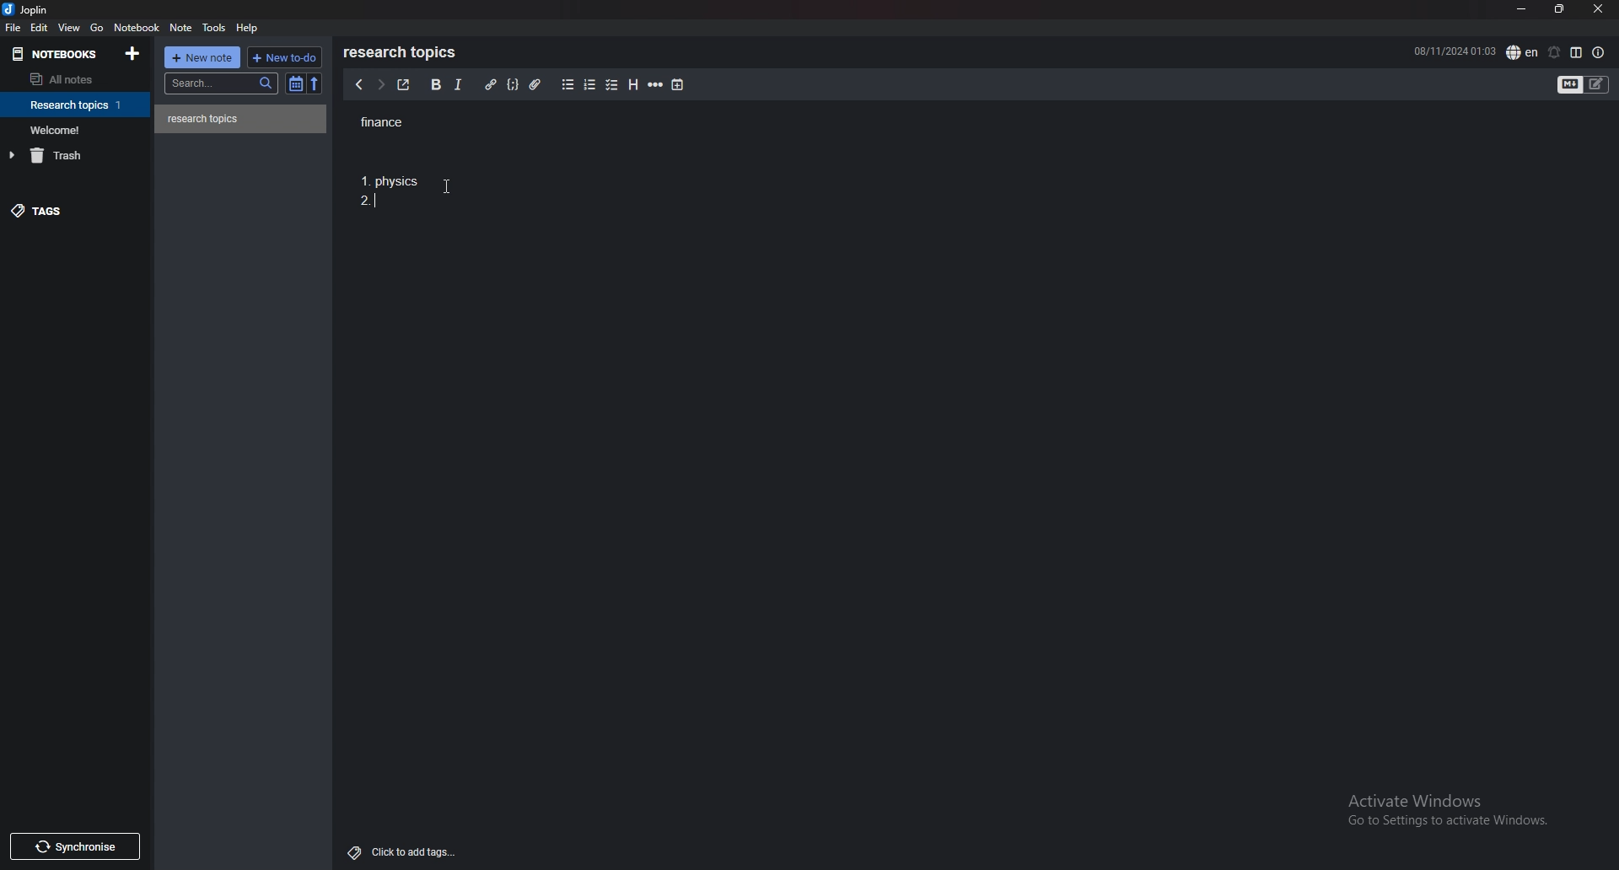 This screenshot has height=870, width=1619. I want to click on numbered list, so click(591, 85).